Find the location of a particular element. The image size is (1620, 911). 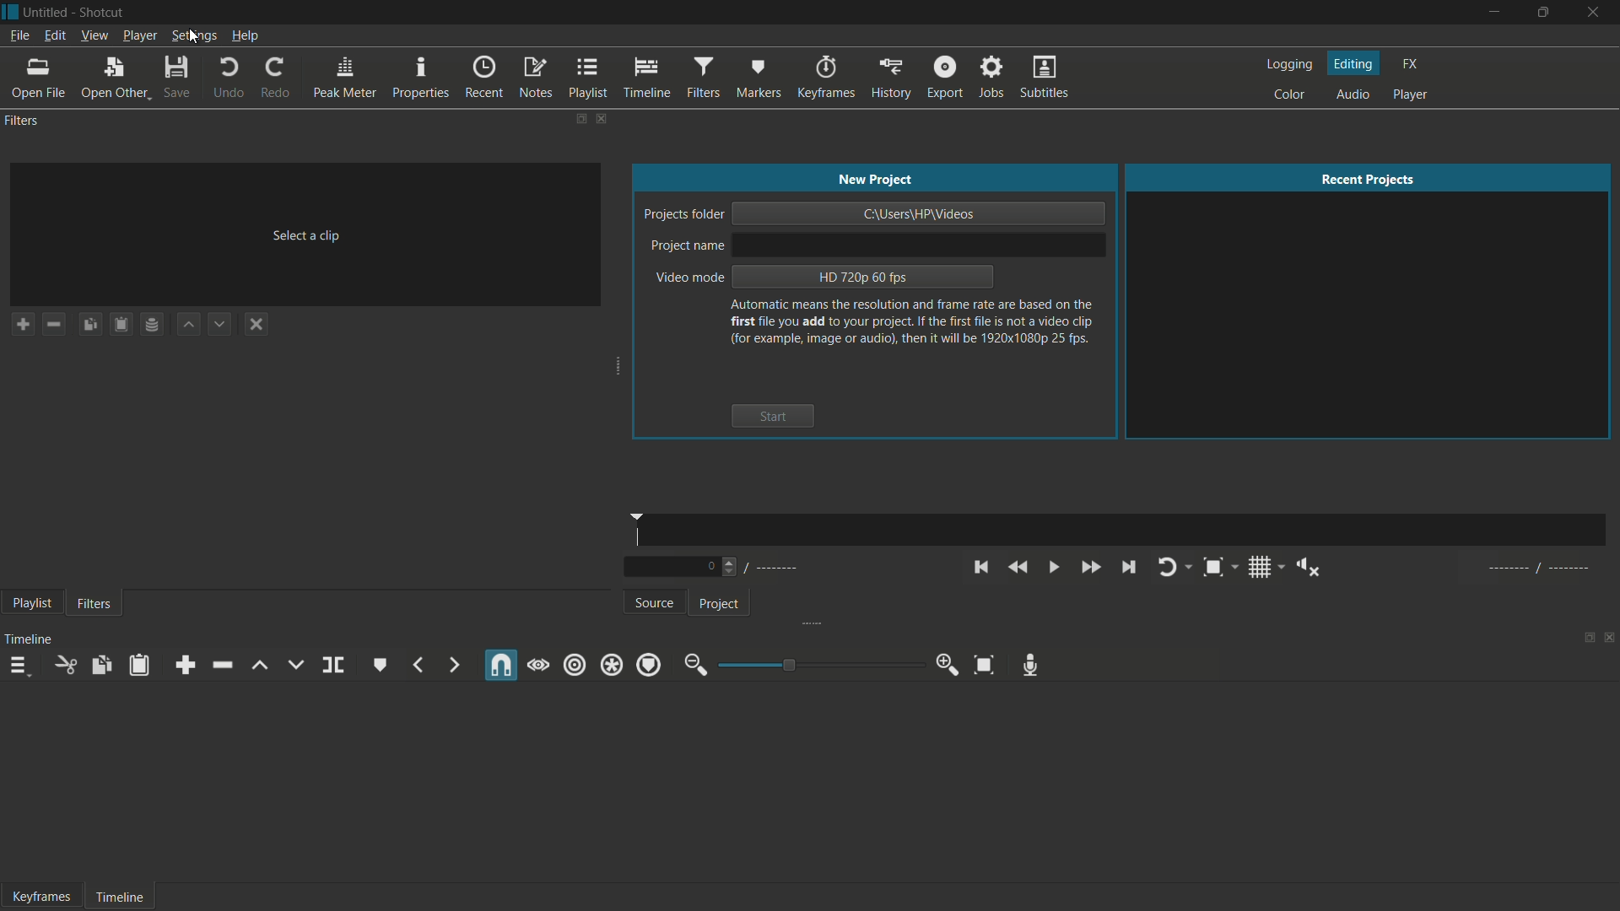

editing is located at coordinates (1354, 63).